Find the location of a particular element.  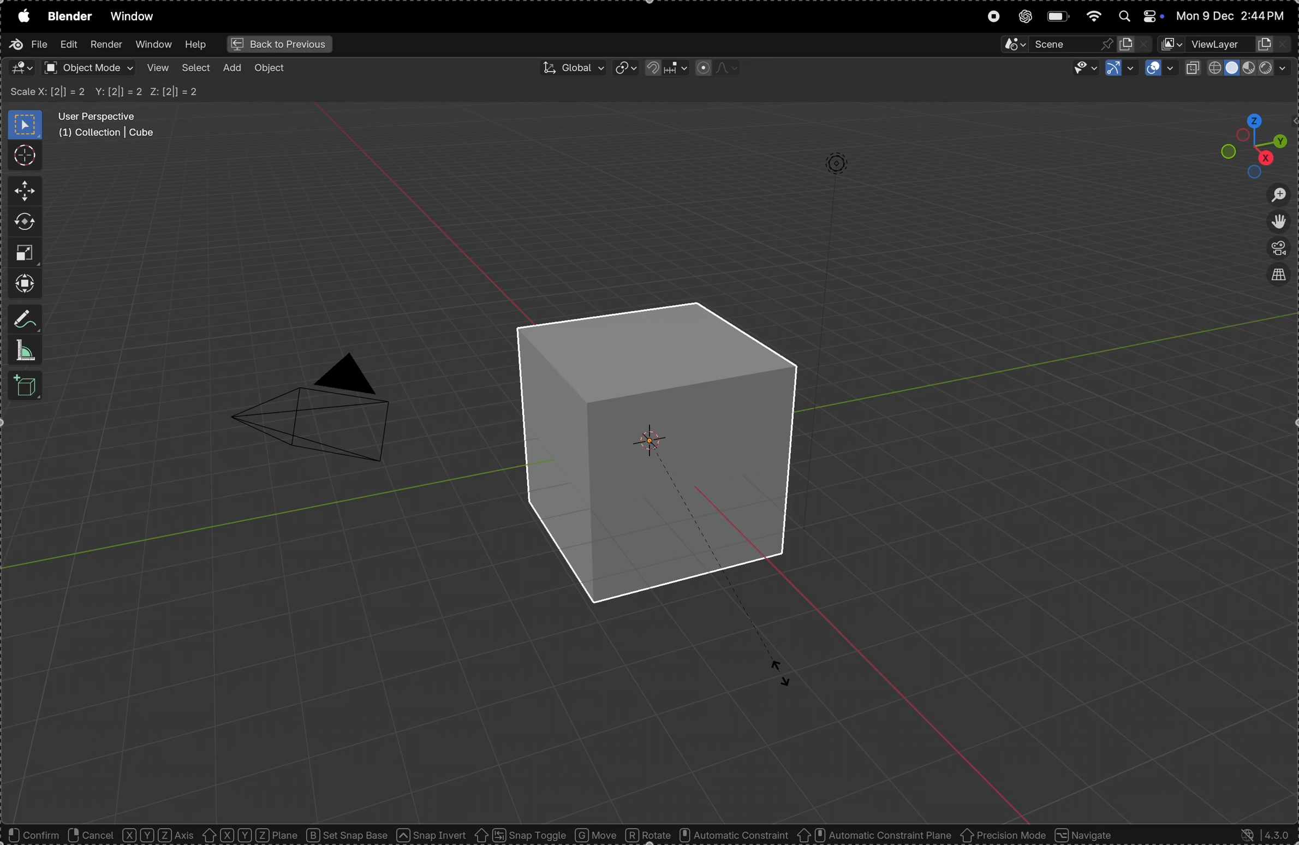

options is located at coordinates (1260, 91).